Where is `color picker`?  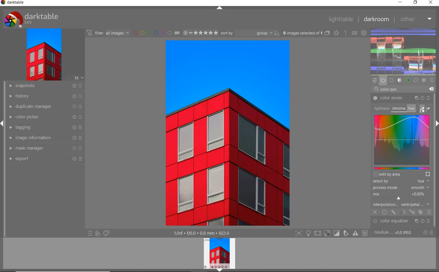 color picker is located at coordinates (45, 118).